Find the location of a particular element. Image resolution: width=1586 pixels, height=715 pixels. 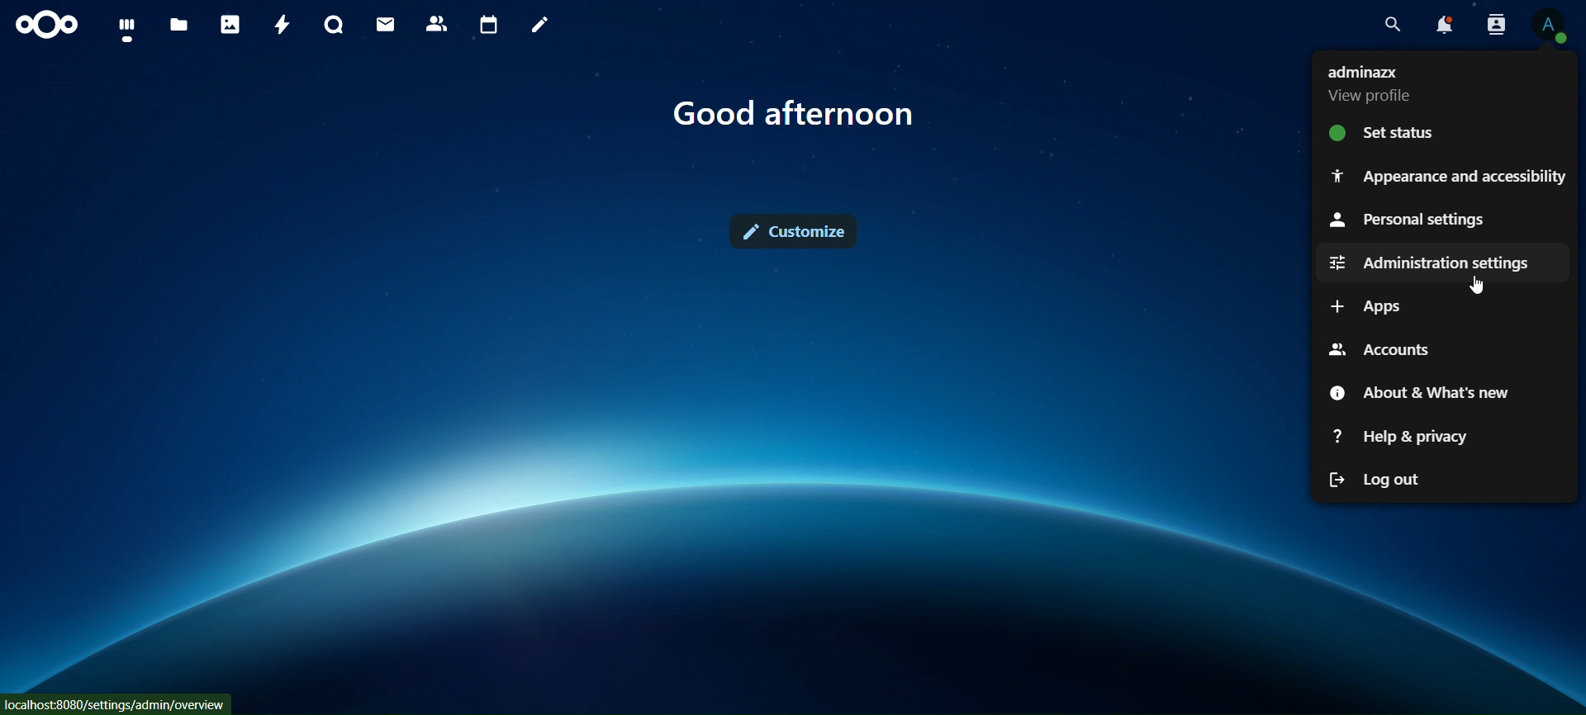

appearance and accessibility is located at coordinates (1449, 174).